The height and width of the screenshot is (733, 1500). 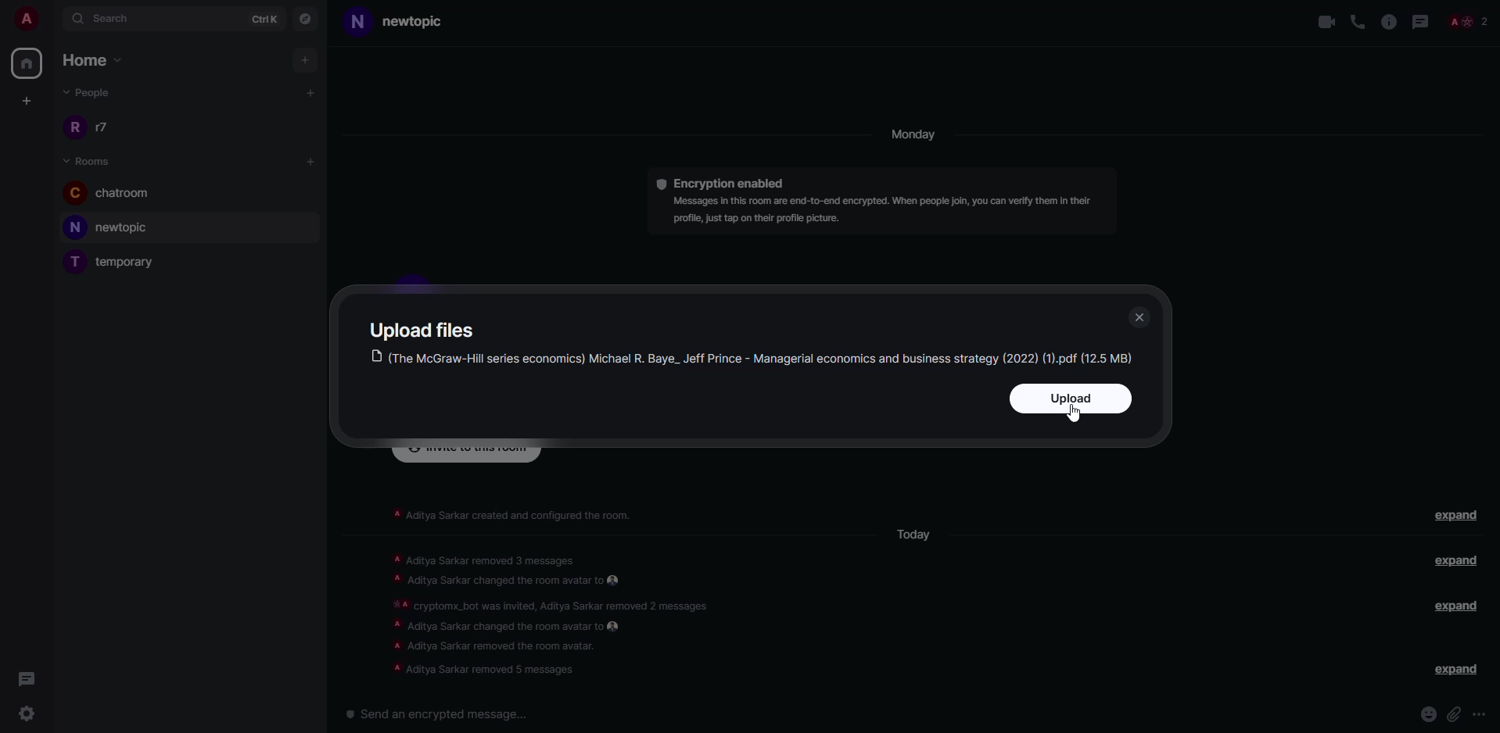 What do you see at coordinates (1455, 606) in the screenshot?
I see `expand` at bounding box center [1455, 606].